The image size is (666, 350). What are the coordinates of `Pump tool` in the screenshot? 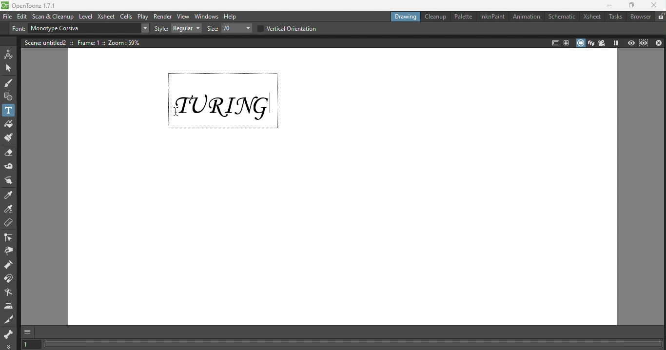 It's located at (11, 266).